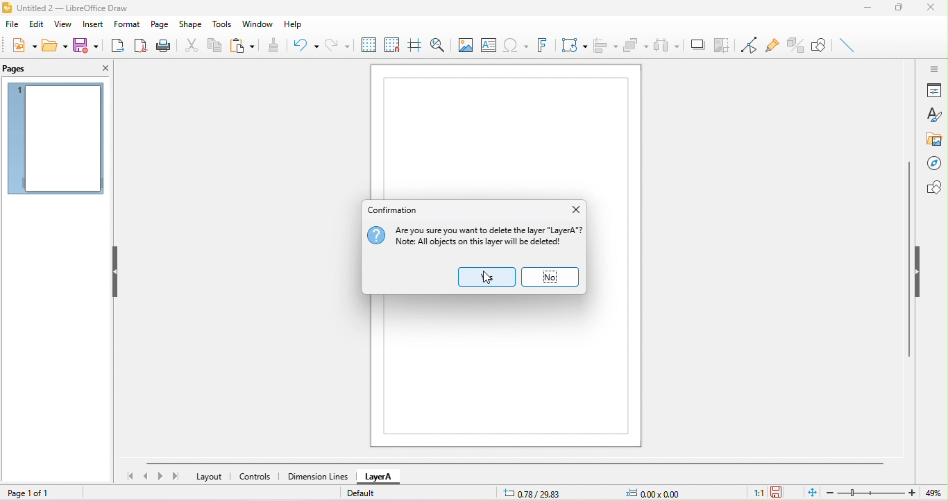  Describe the element at coordinates (396, 211) in the screenshot. I see `conformation` at that location.